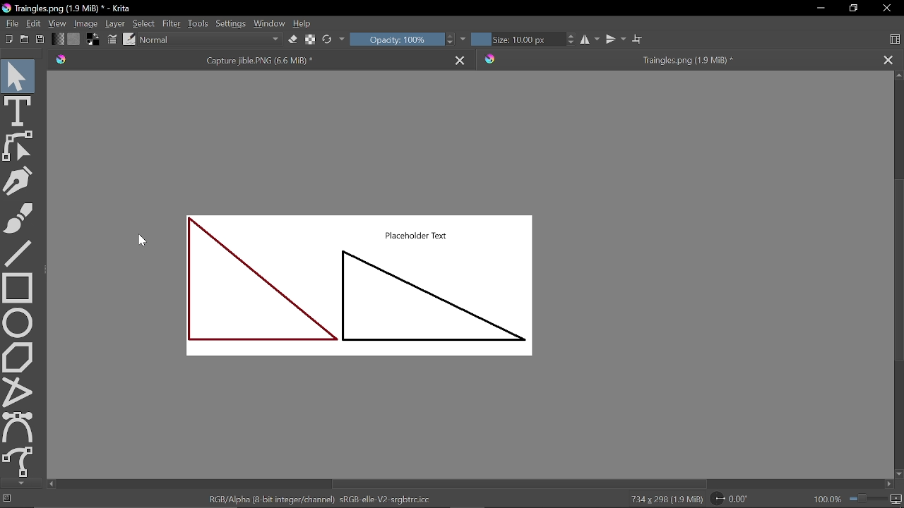  I want to click on Preserve alpha, so click(309, 41).